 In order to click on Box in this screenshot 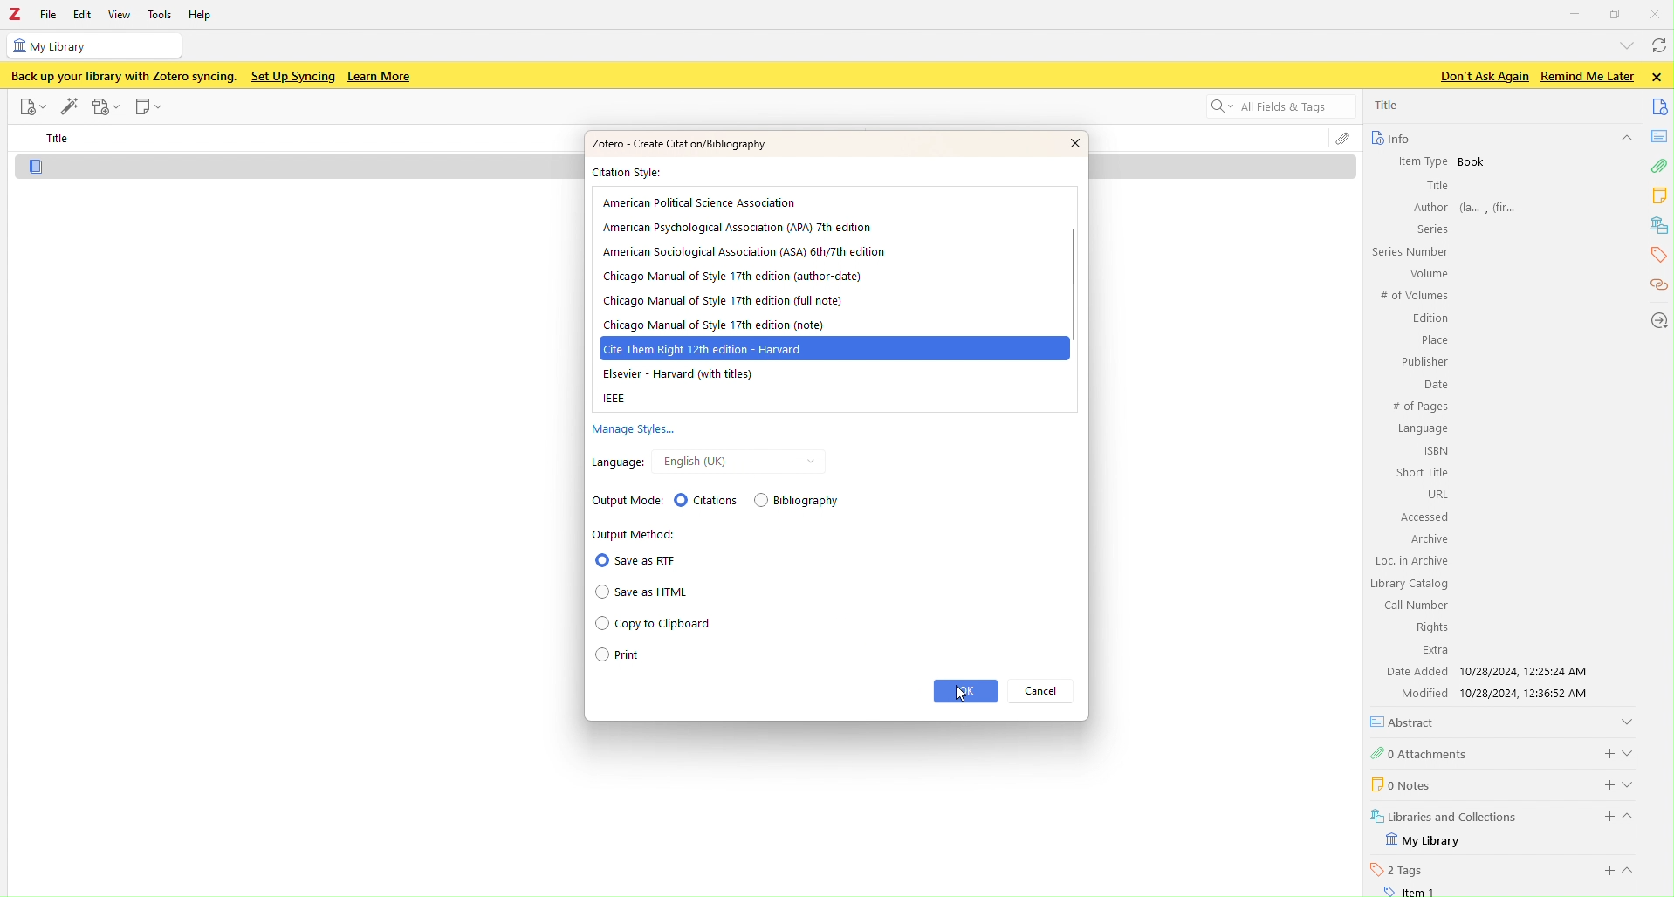, I will do `click(1616, 14)`.